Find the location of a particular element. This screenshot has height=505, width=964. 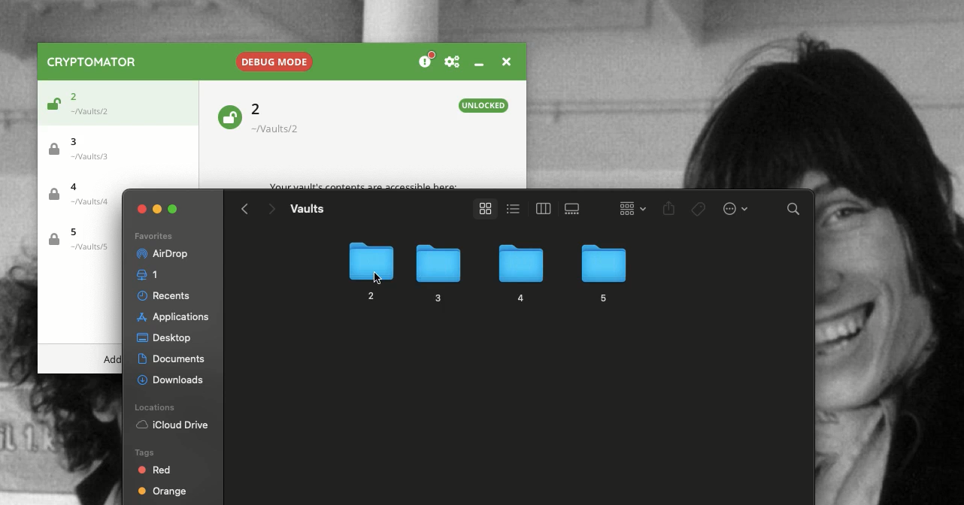

Grid view is located at coordinates (629, 207).